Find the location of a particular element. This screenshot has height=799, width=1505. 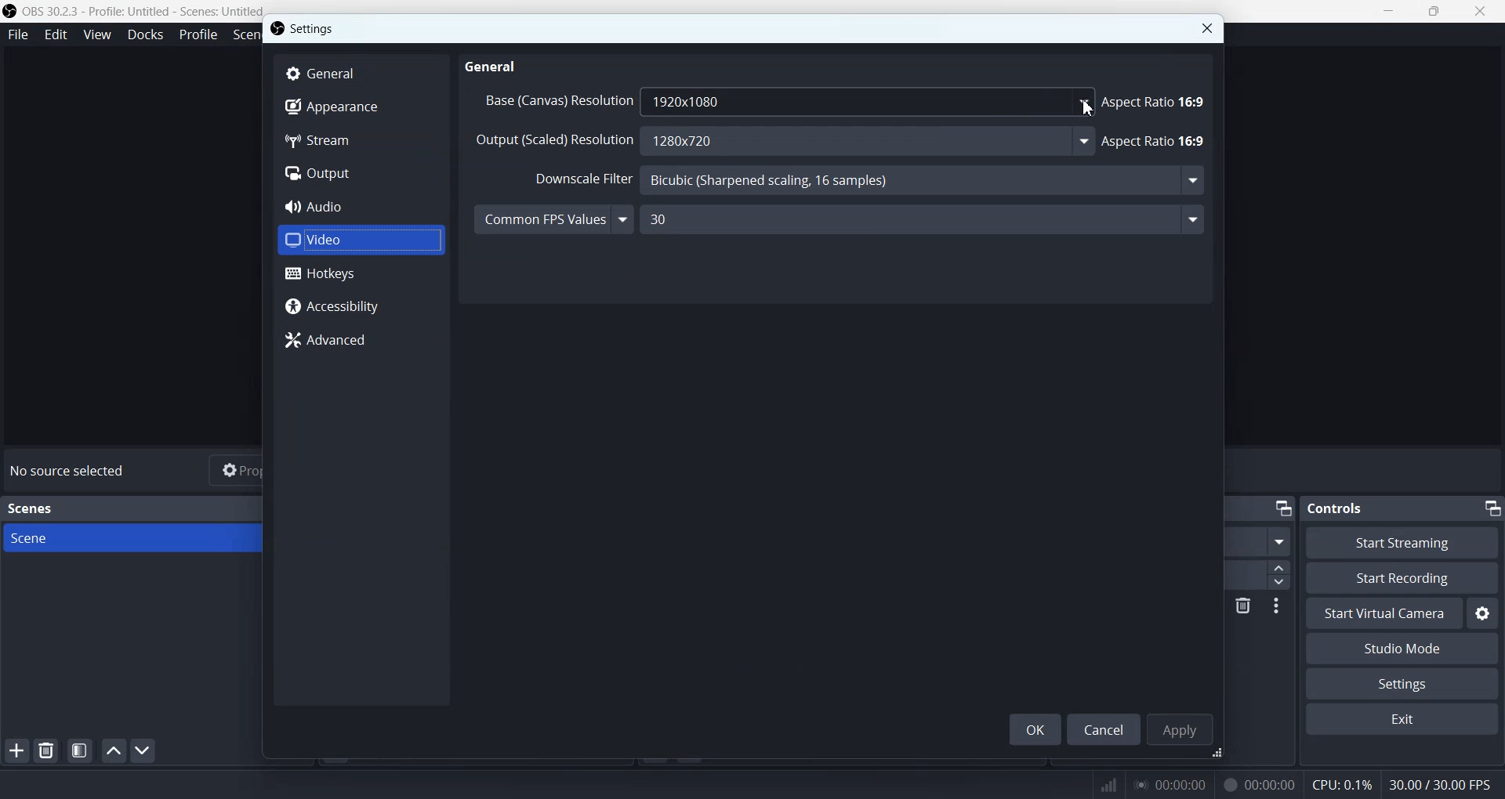

Add Scene is located at coordinates (16, 750).